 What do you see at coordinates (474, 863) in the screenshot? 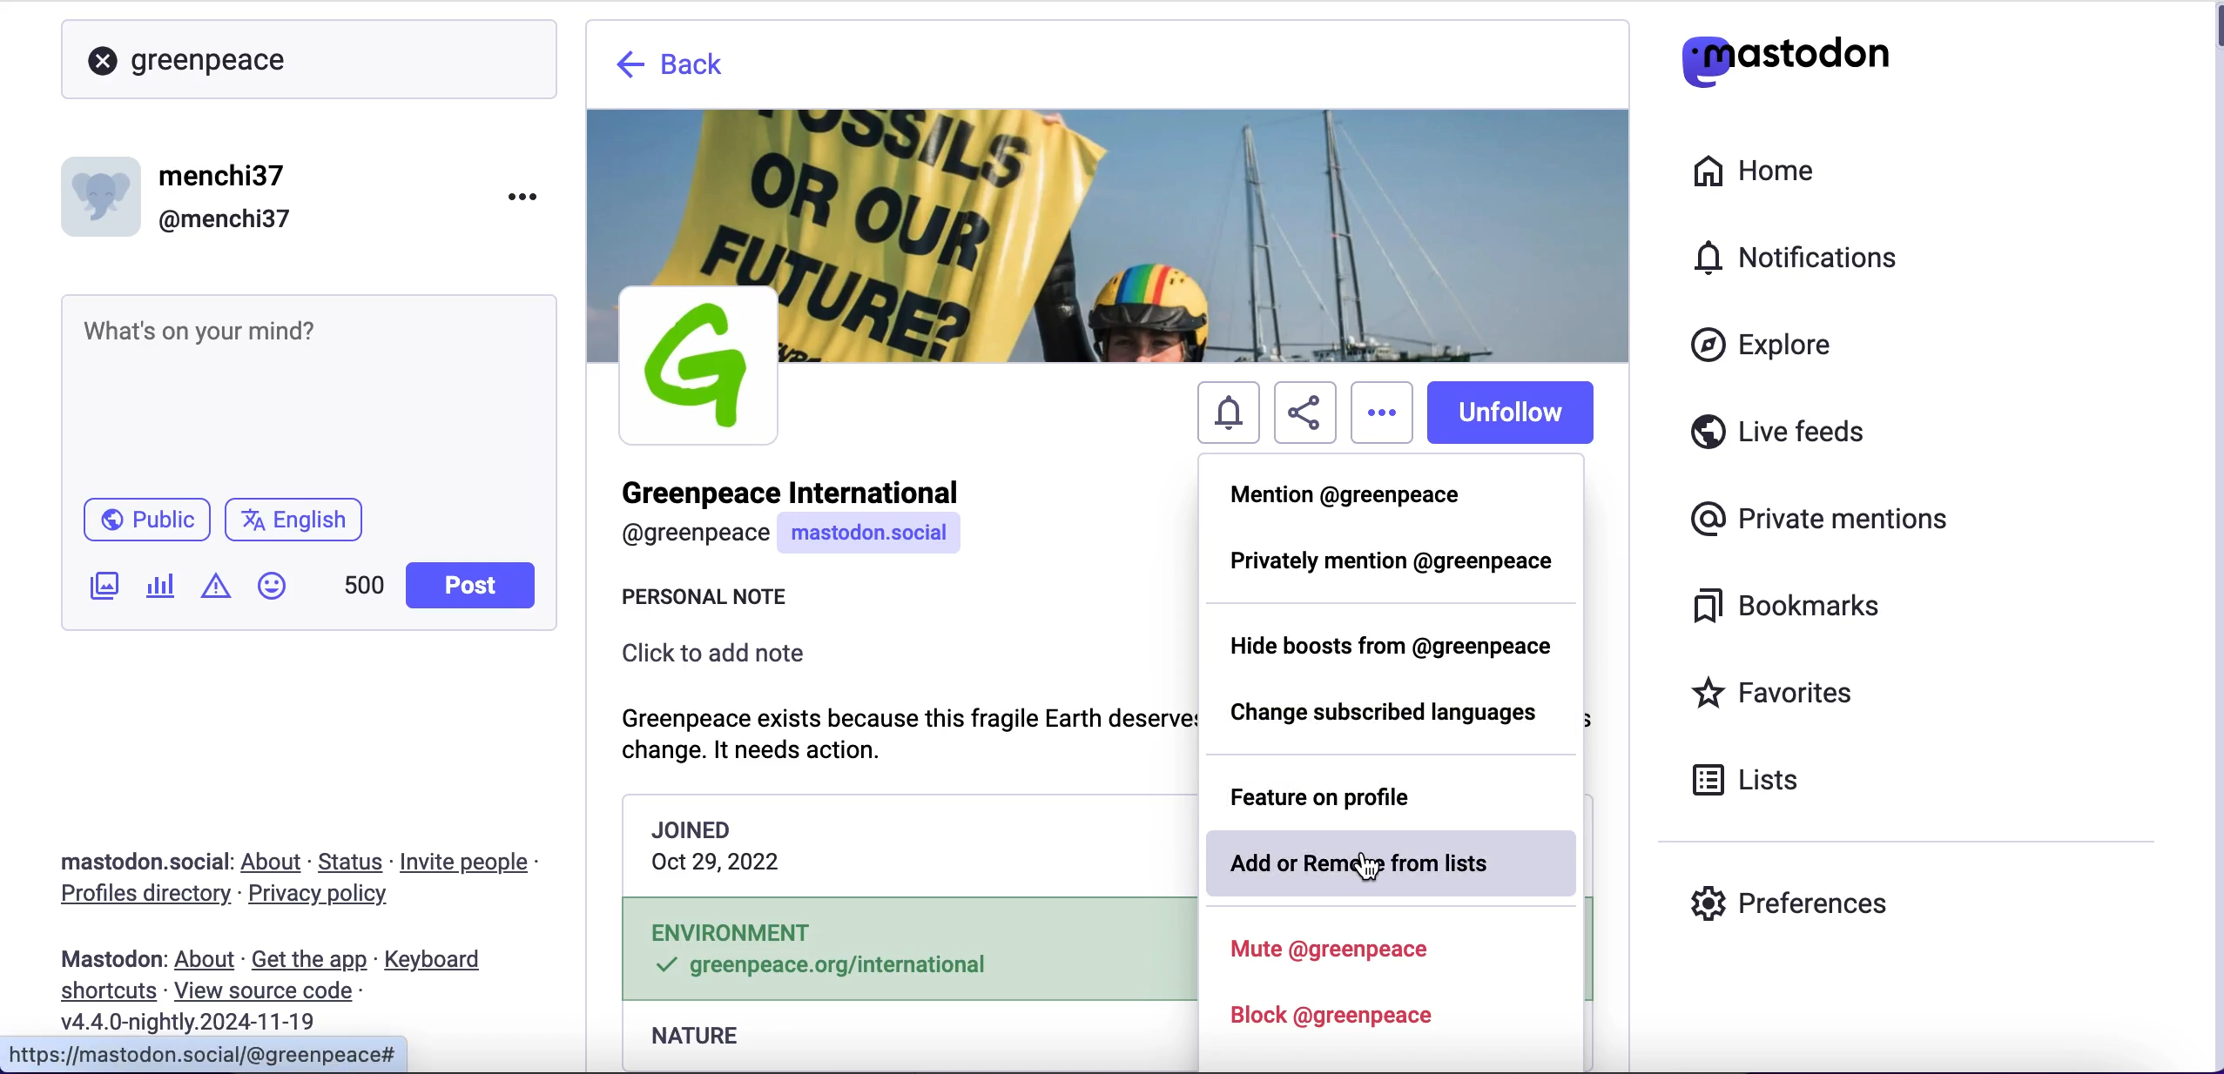
I see `invite people` at bounding box center [474, 863].